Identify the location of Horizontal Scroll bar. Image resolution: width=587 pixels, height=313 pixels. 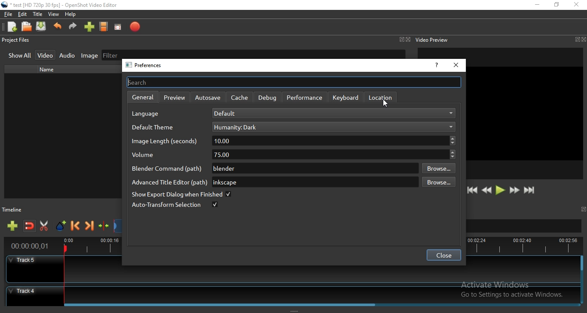
(321, 304).